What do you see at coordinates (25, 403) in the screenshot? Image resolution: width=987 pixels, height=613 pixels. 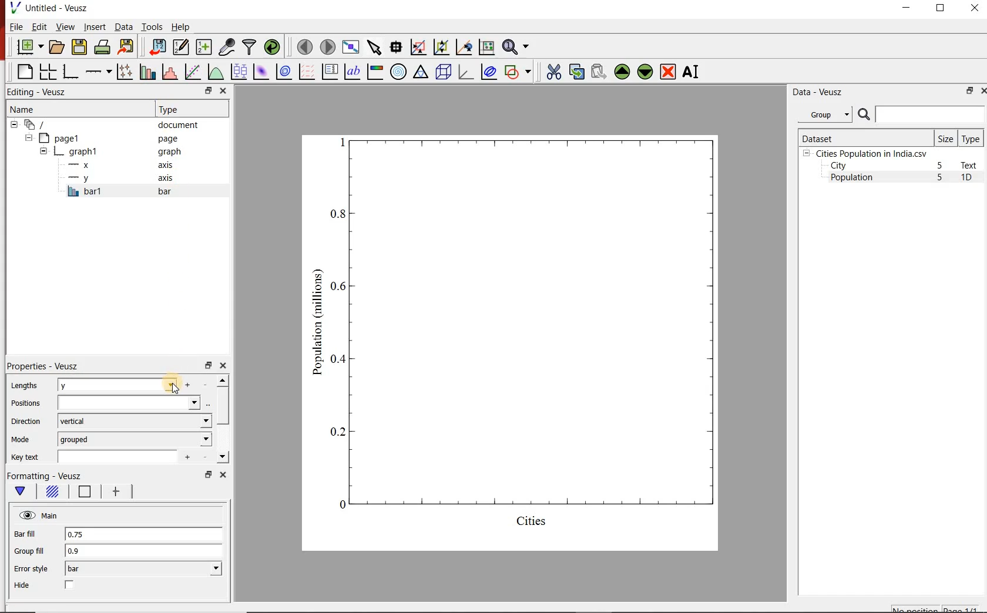 I see `Positions` at bounding box center [25, 403].